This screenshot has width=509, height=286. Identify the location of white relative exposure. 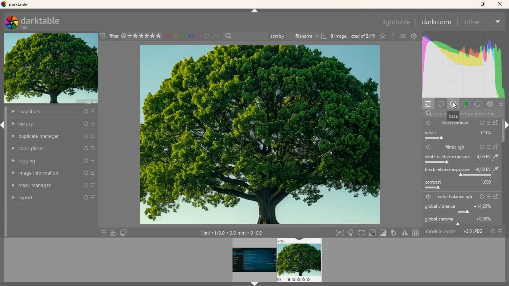
(461, 159).